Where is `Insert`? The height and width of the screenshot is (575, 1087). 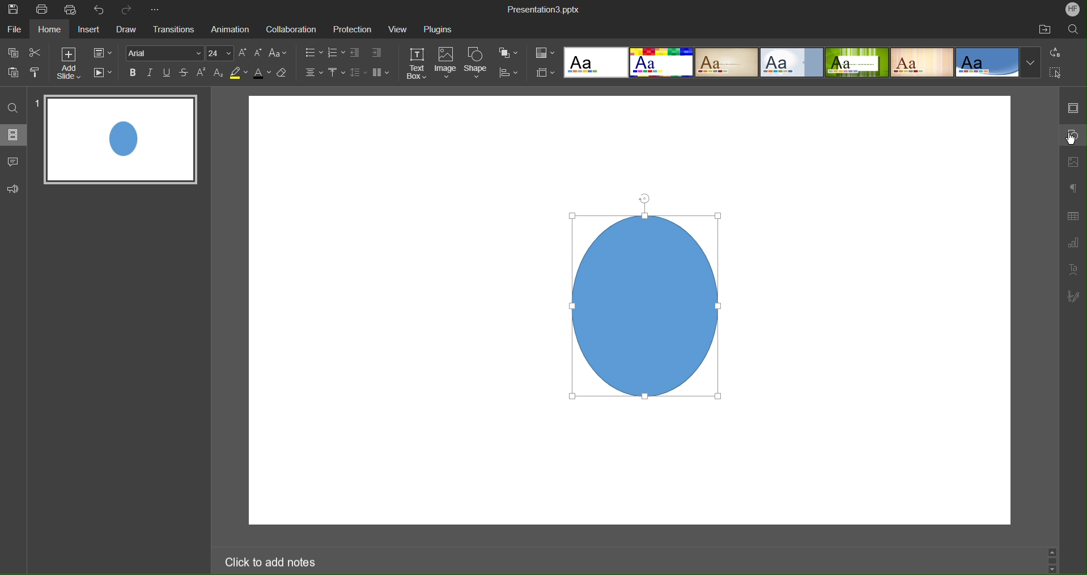
Insert is located at coordinates (90, 31).